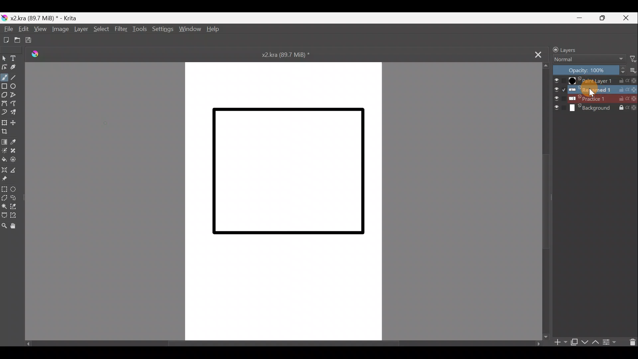  Describe the element at coordinates (632, 71) in the screenshot. I see `More` at that location.